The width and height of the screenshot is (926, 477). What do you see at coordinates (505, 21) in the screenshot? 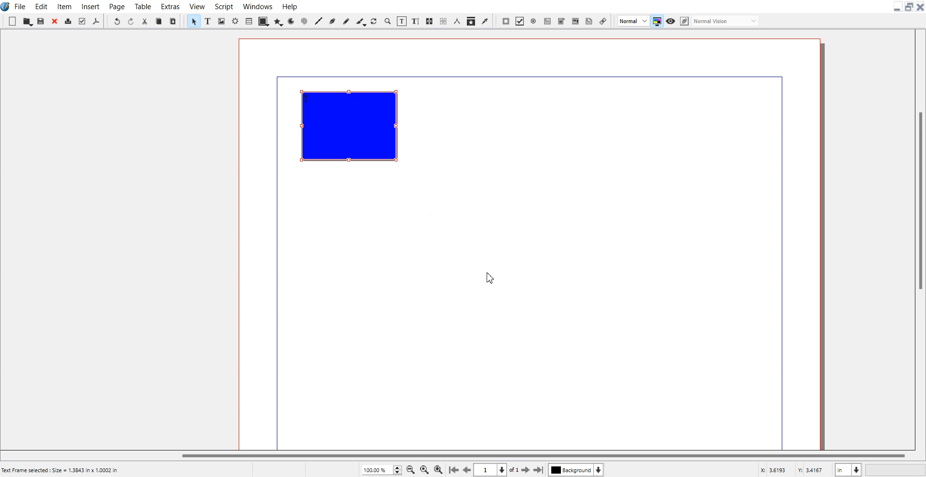
I see `PDF Push Button` at bounding box center [505, 21].